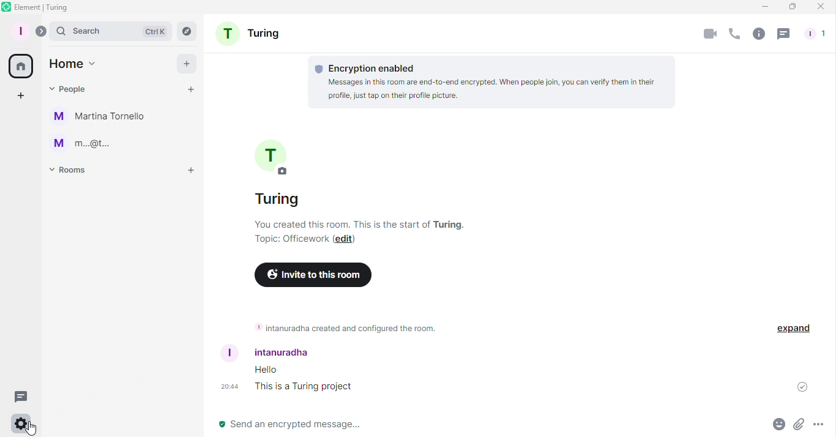 Image resolution: width=836 pixels, height=437 pixels. I want to click on m...@t..., so click(84, 144).